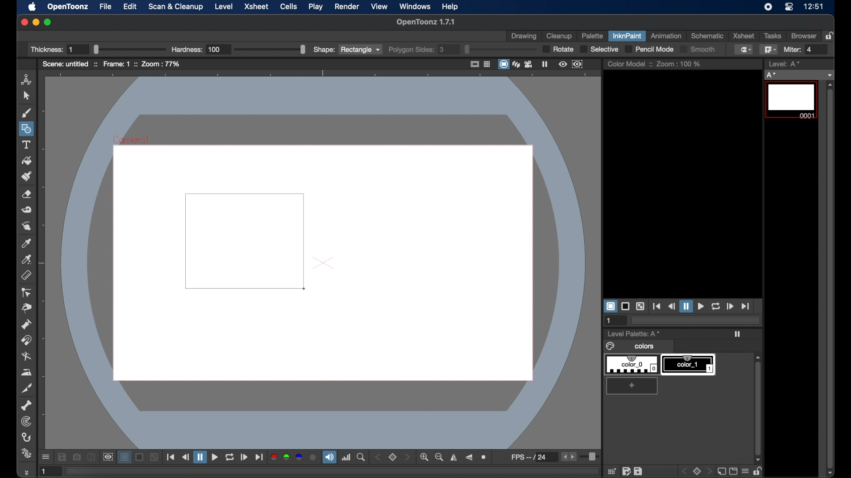  What do you see at coordinates (288, 7) in the screenshot?
I see `cells` at bounding box center [288, 7].